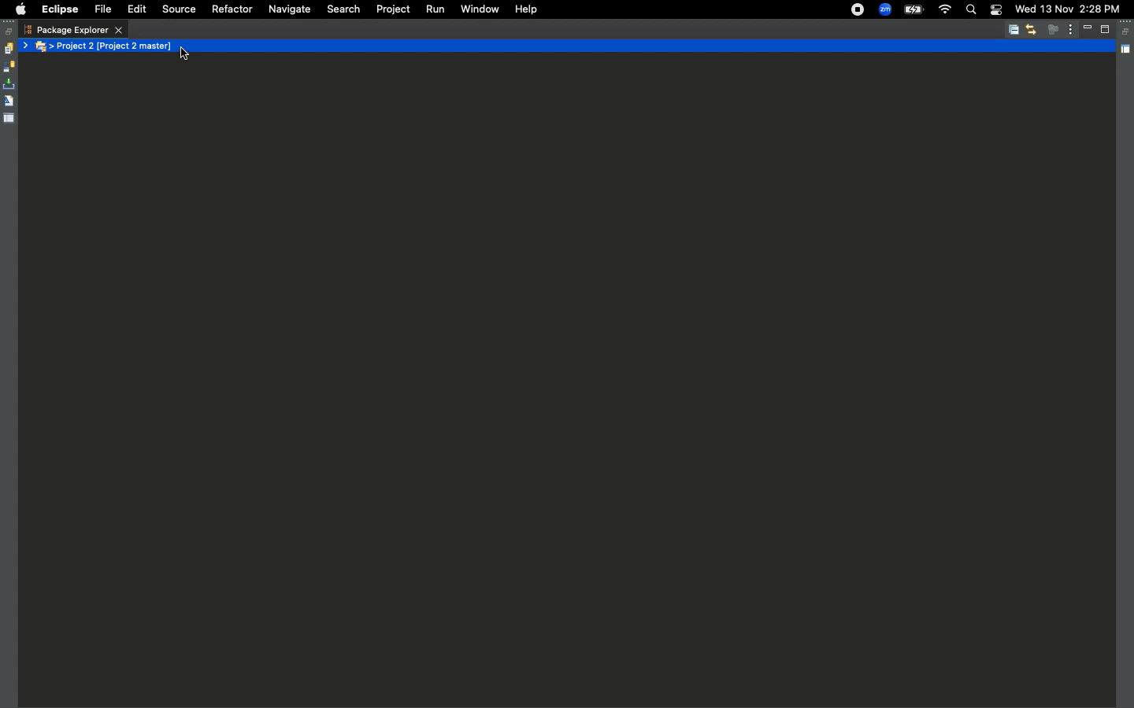 The width and height of the screenshot is (1134, 708). I want to click on Focus on active task, so click(1053, 29).